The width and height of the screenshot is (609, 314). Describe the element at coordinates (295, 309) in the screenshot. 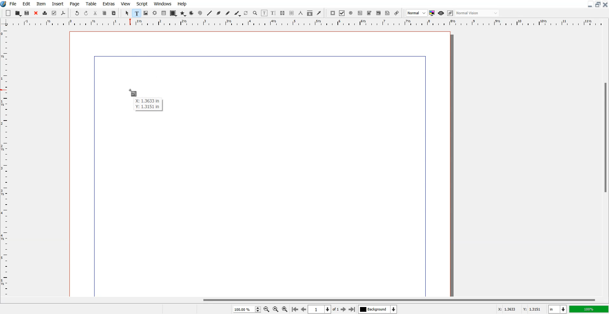

I see `Go to First Page` at that location.